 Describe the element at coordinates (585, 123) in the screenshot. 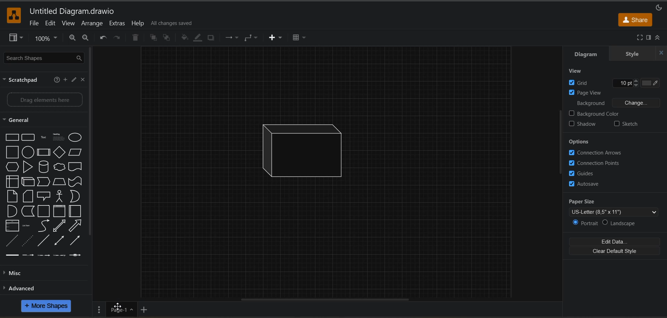

I see `shadow` at that location.